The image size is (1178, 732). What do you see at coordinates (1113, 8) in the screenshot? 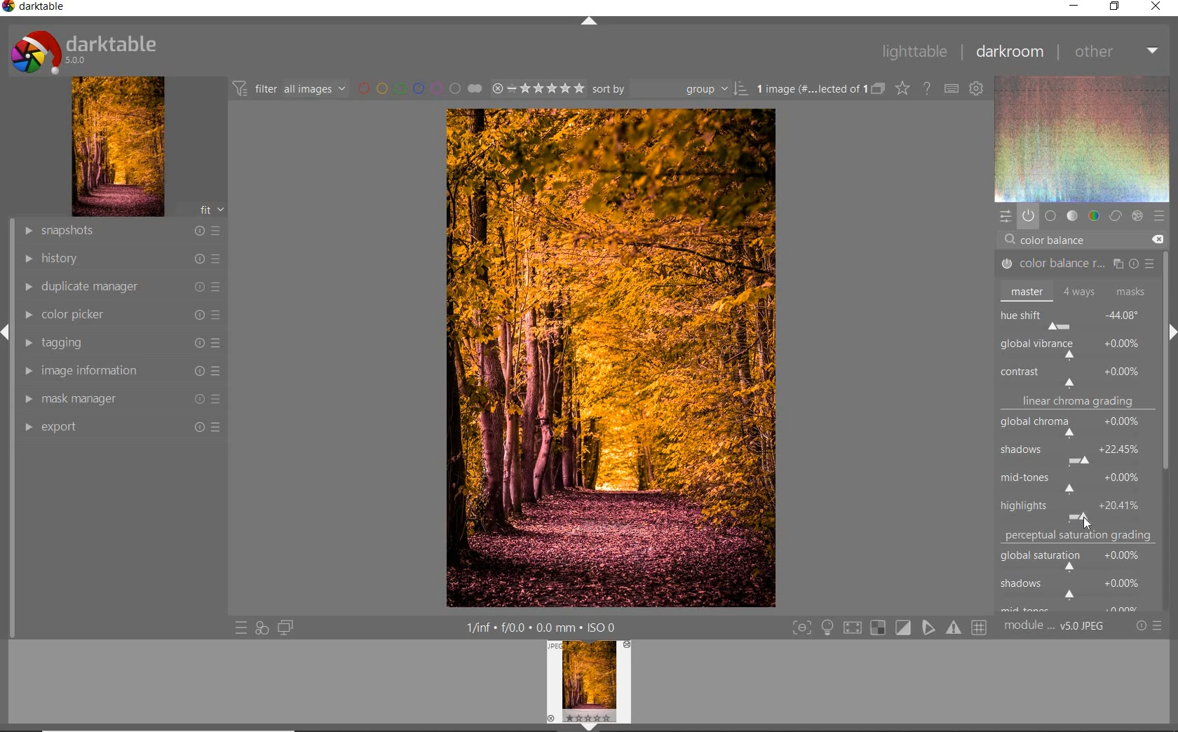
I see `restore` at bounding box center [1113, 8].